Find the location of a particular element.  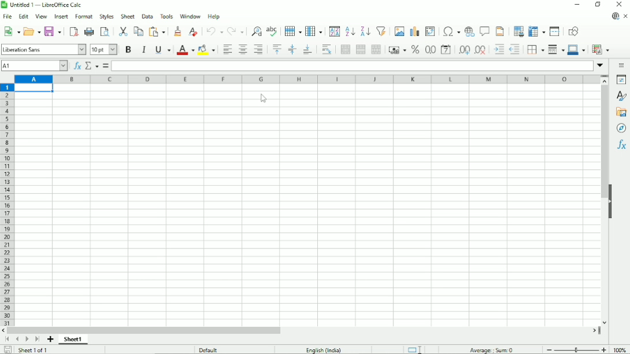

Decrease indent is located at coordinates (515, 50).